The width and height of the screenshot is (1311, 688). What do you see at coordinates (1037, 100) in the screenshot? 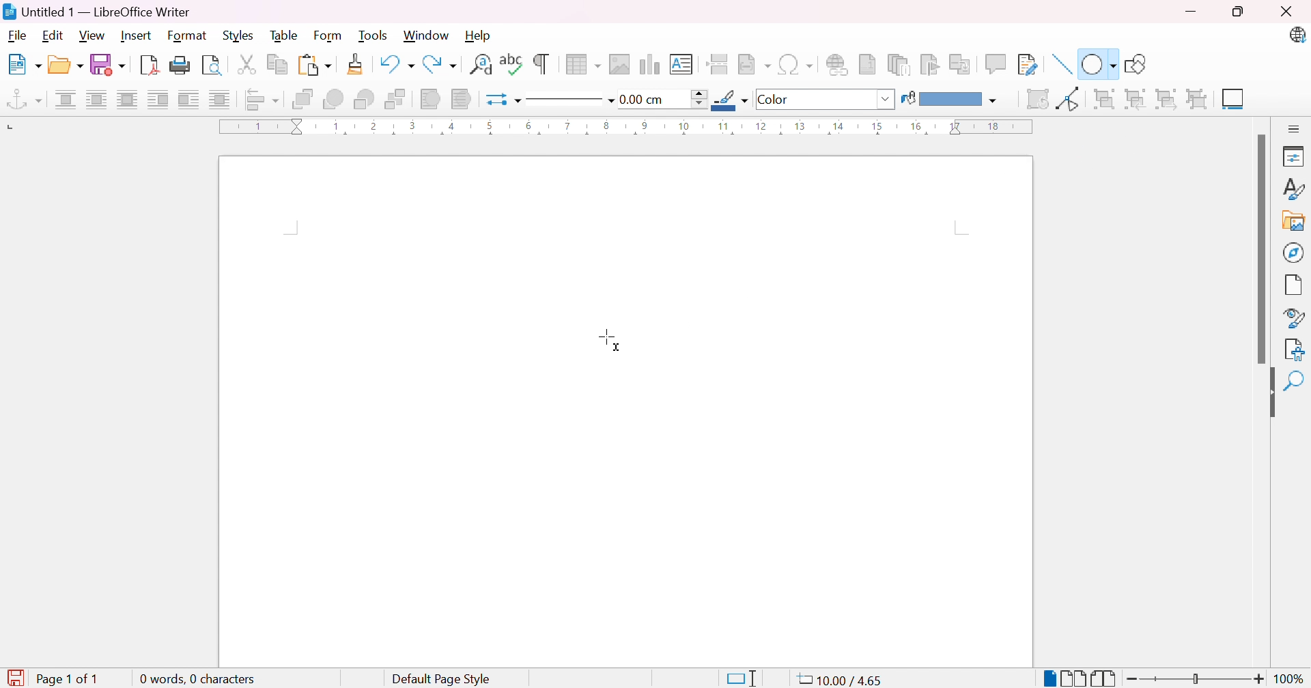
I see `Rotate` at bounding box center [1037, 100].